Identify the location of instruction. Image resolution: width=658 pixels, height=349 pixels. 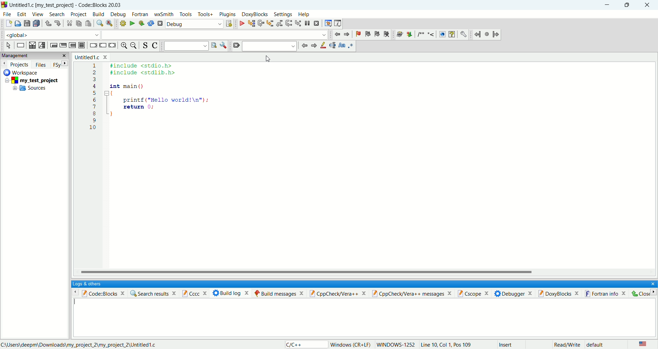
(20, 45).